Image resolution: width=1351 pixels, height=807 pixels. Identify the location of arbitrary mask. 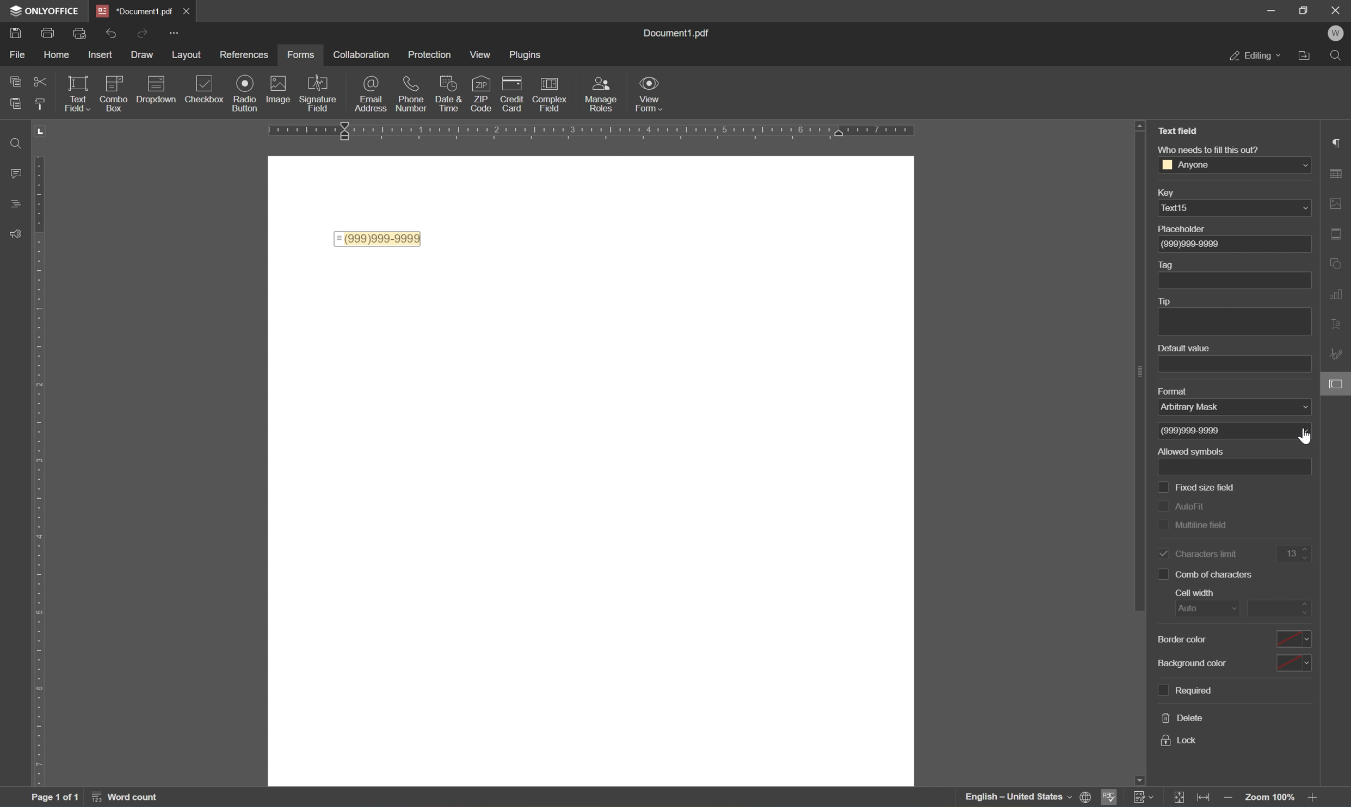
(1198, 409).